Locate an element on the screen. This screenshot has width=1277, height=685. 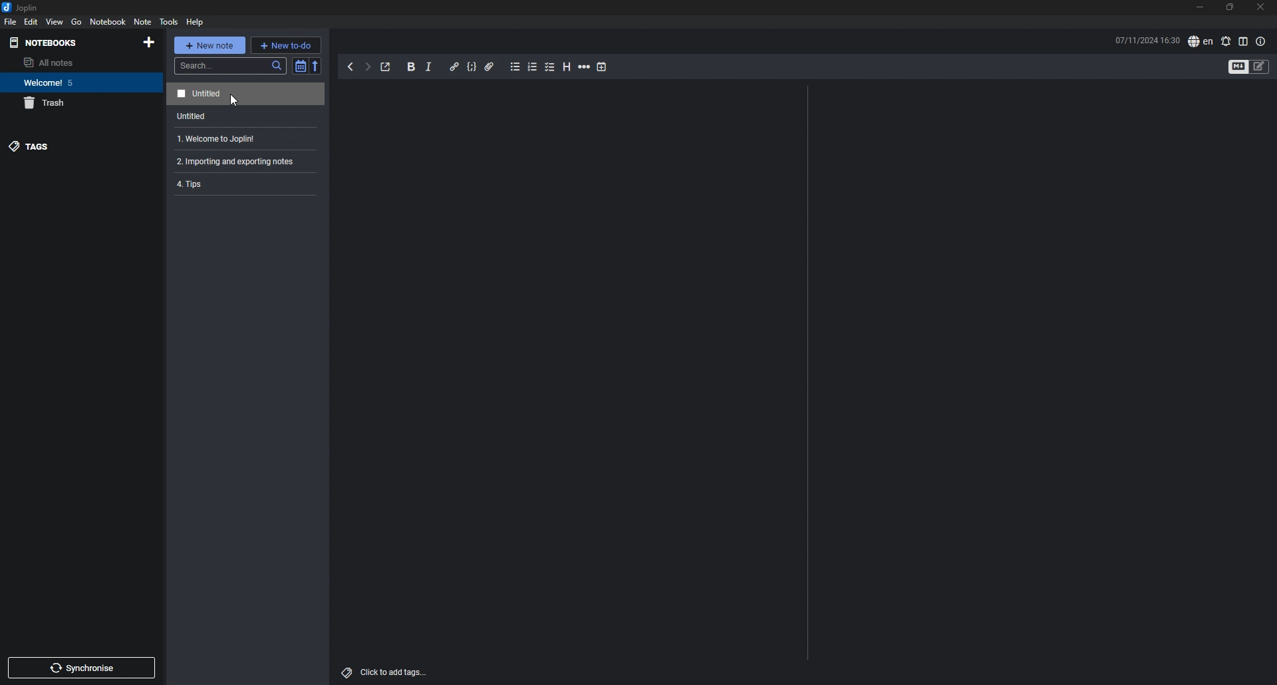
file is located at coordinates (11, 22).